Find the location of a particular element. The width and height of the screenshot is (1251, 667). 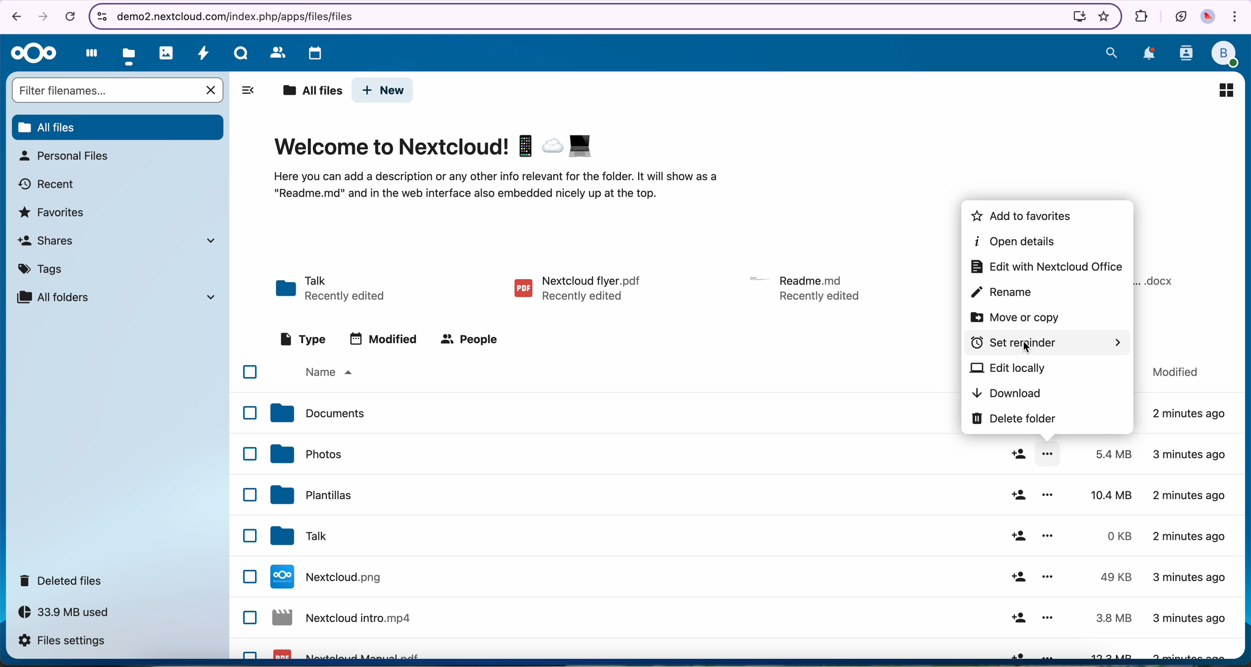

new button is located at coordinates (385, 90).